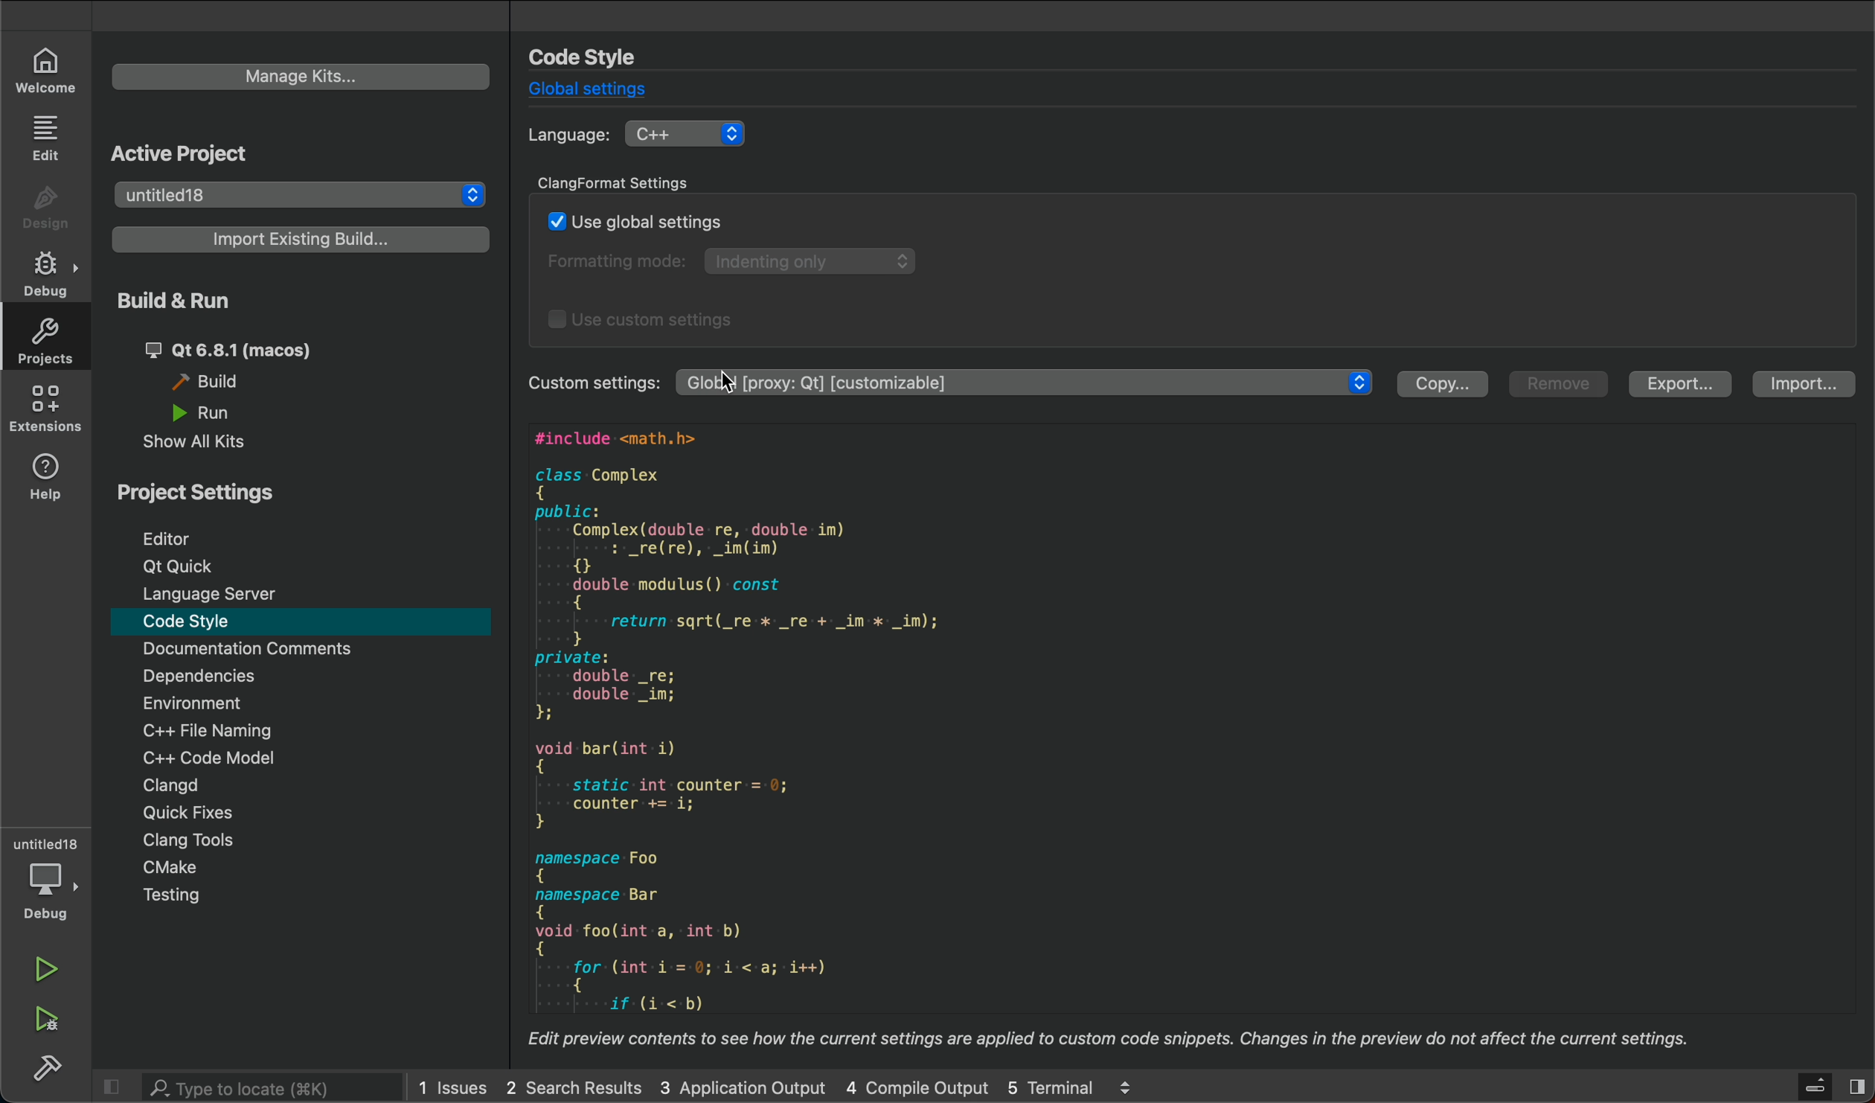 Image resolution: width=1875 pixels, height=1103 pixels. What do you see at coordinates (298, 621) in the screenshot?
I see `code style` at bounding box center [298, 621].